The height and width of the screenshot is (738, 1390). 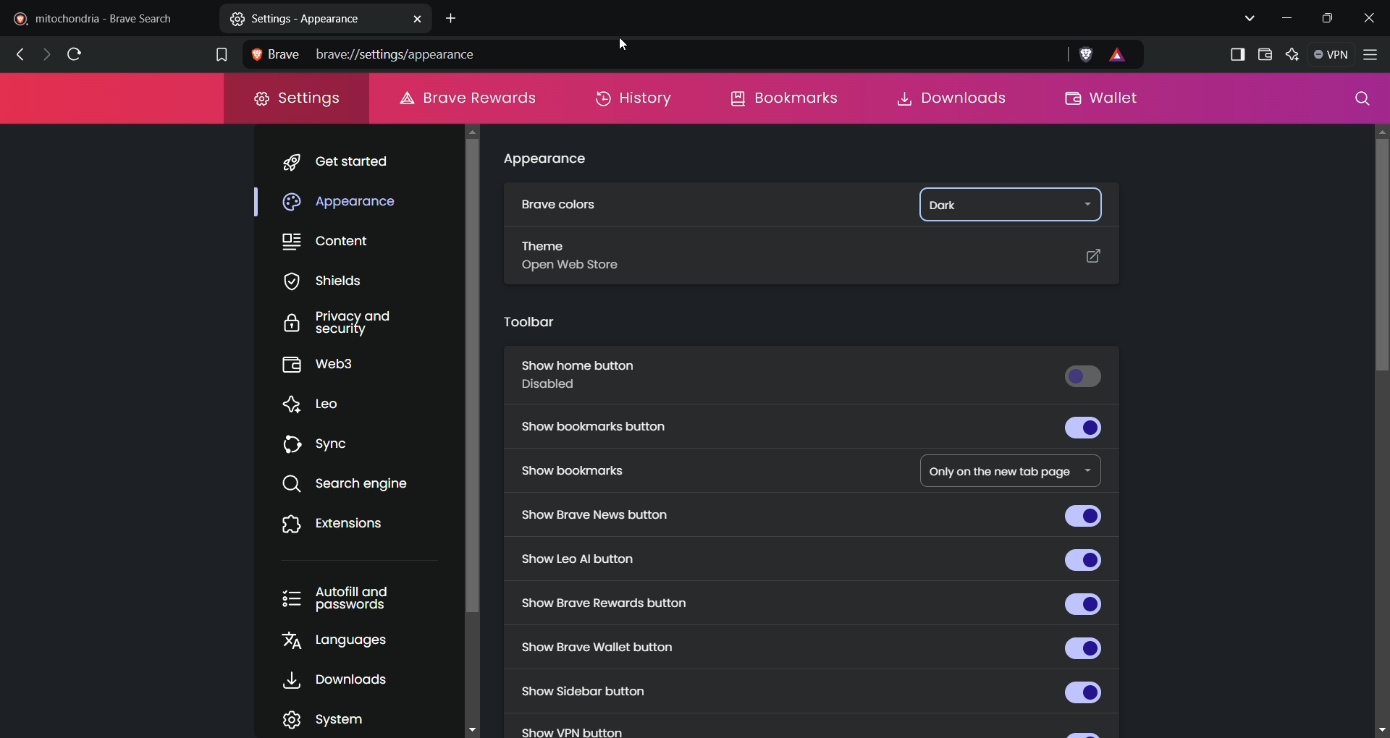 What do you see at coordinates (329, 280) in the screenshot?
I see `shields` at bounding box center [329, 280].